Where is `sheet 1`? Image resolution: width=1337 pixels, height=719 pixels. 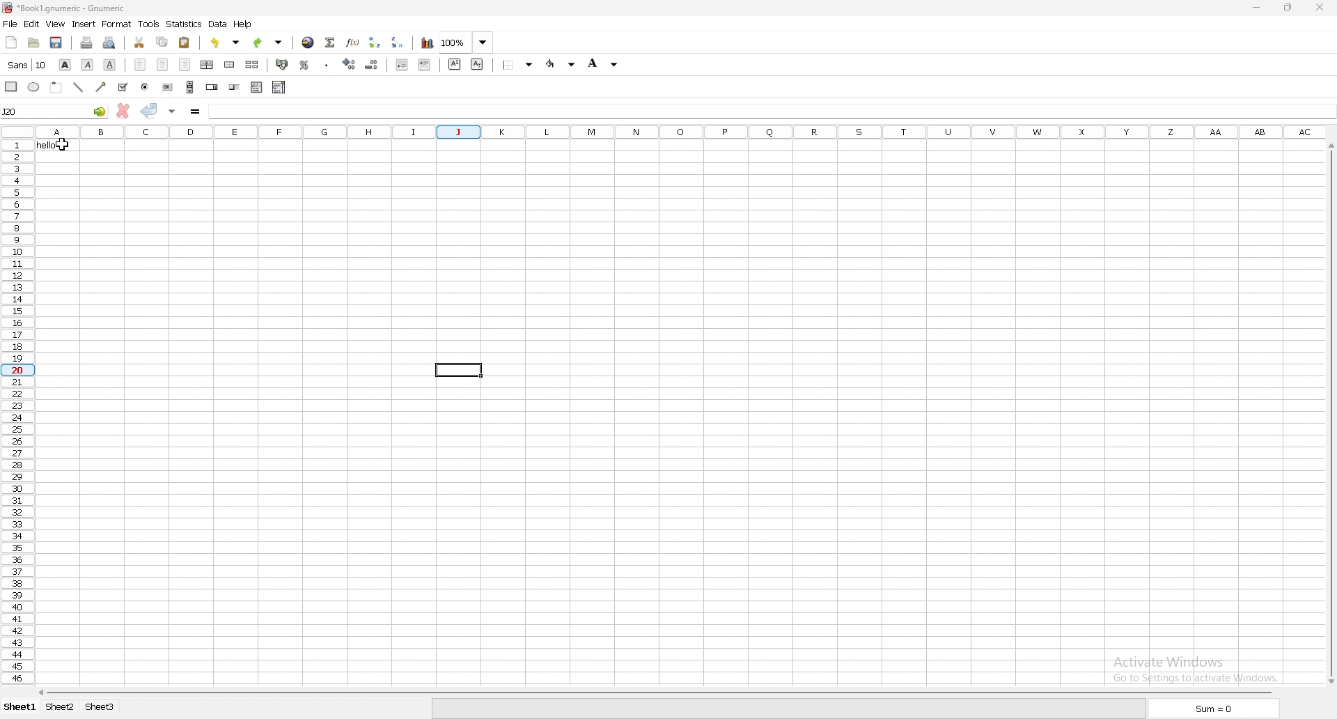
sheet 1 is located at coordinates (19, 707).